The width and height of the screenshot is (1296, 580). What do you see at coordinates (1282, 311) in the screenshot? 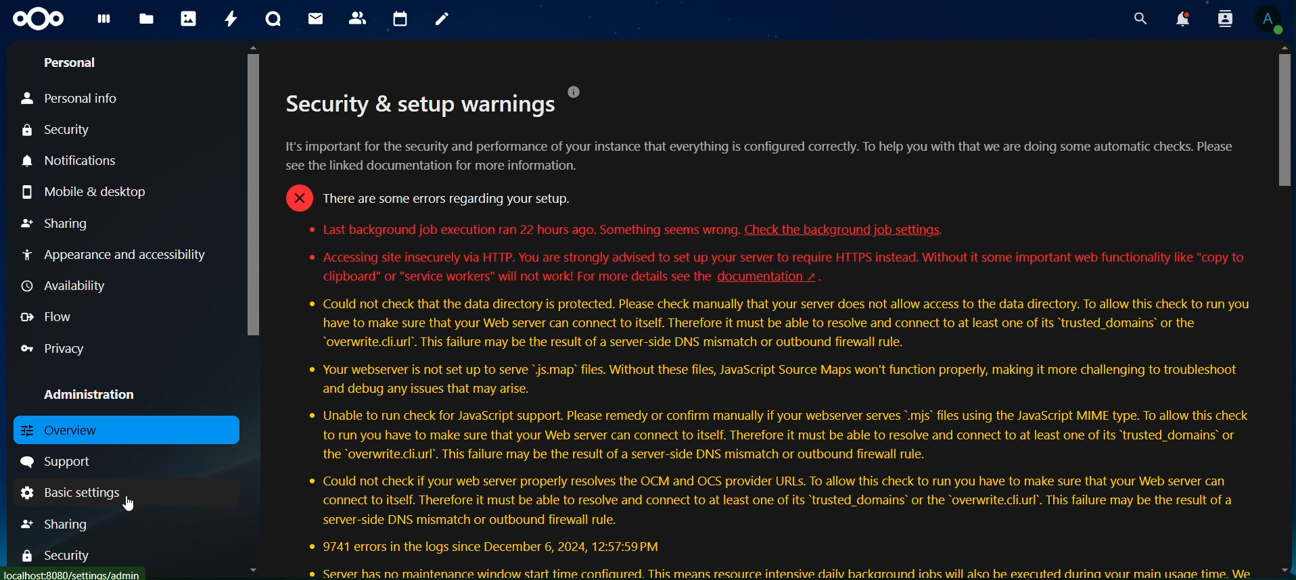
I see `Scrollbar` at bounding box center [1282, 311].